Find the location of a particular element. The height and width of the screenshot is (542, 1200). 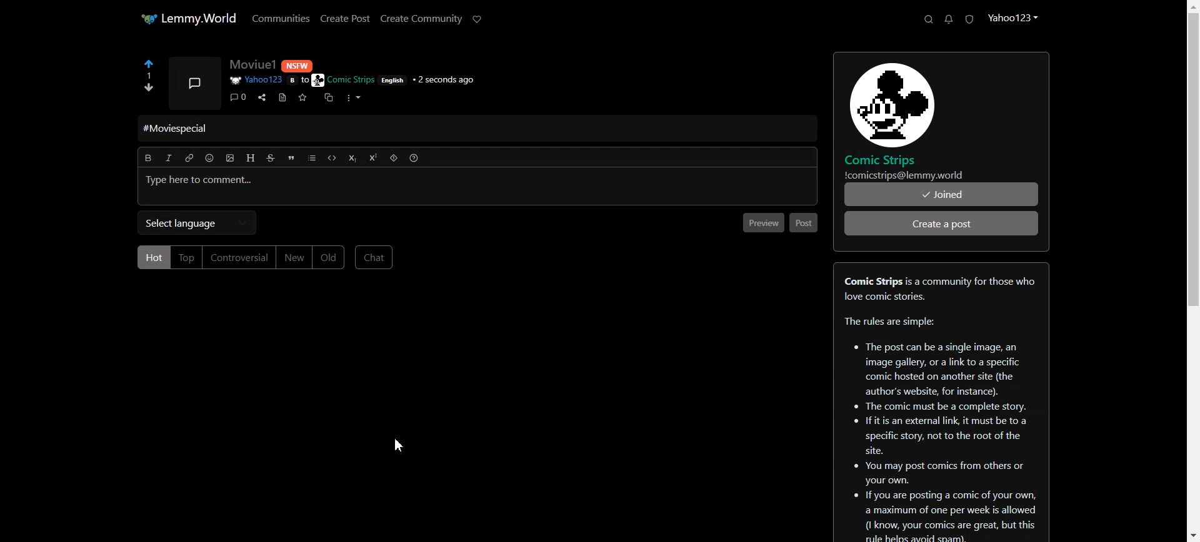

Top is located at coordinates (186, 258).